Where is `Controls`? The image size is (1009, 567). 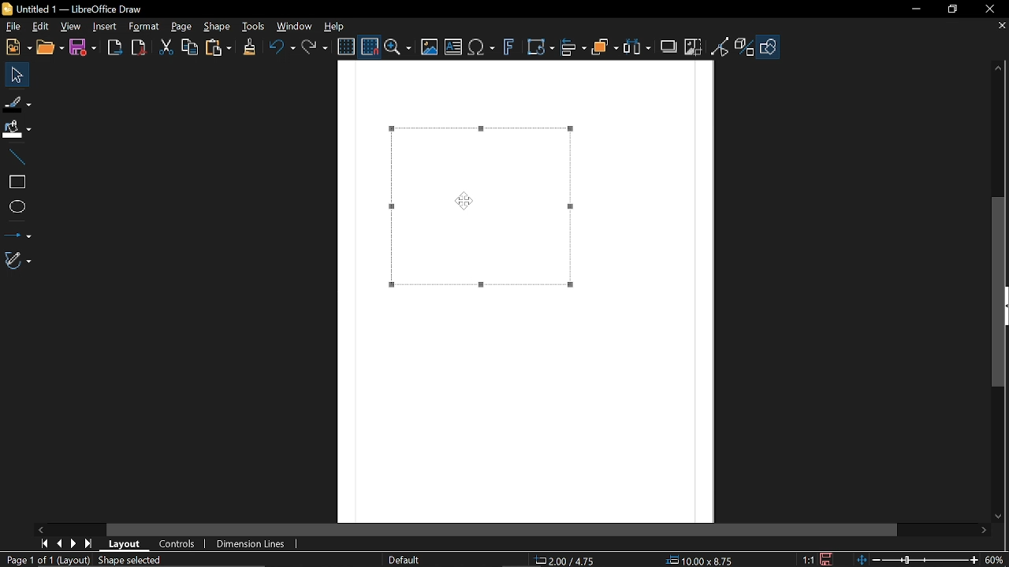
Controls is located at coordinates (177, 544).